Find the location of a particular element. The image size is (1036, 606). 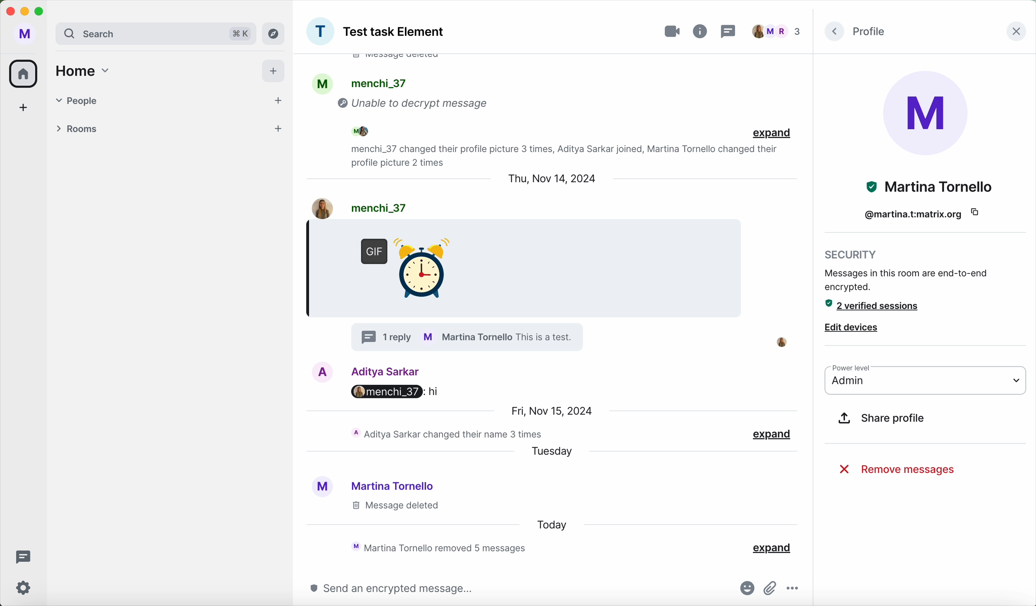

minimize is located at coordinates (25, 12).